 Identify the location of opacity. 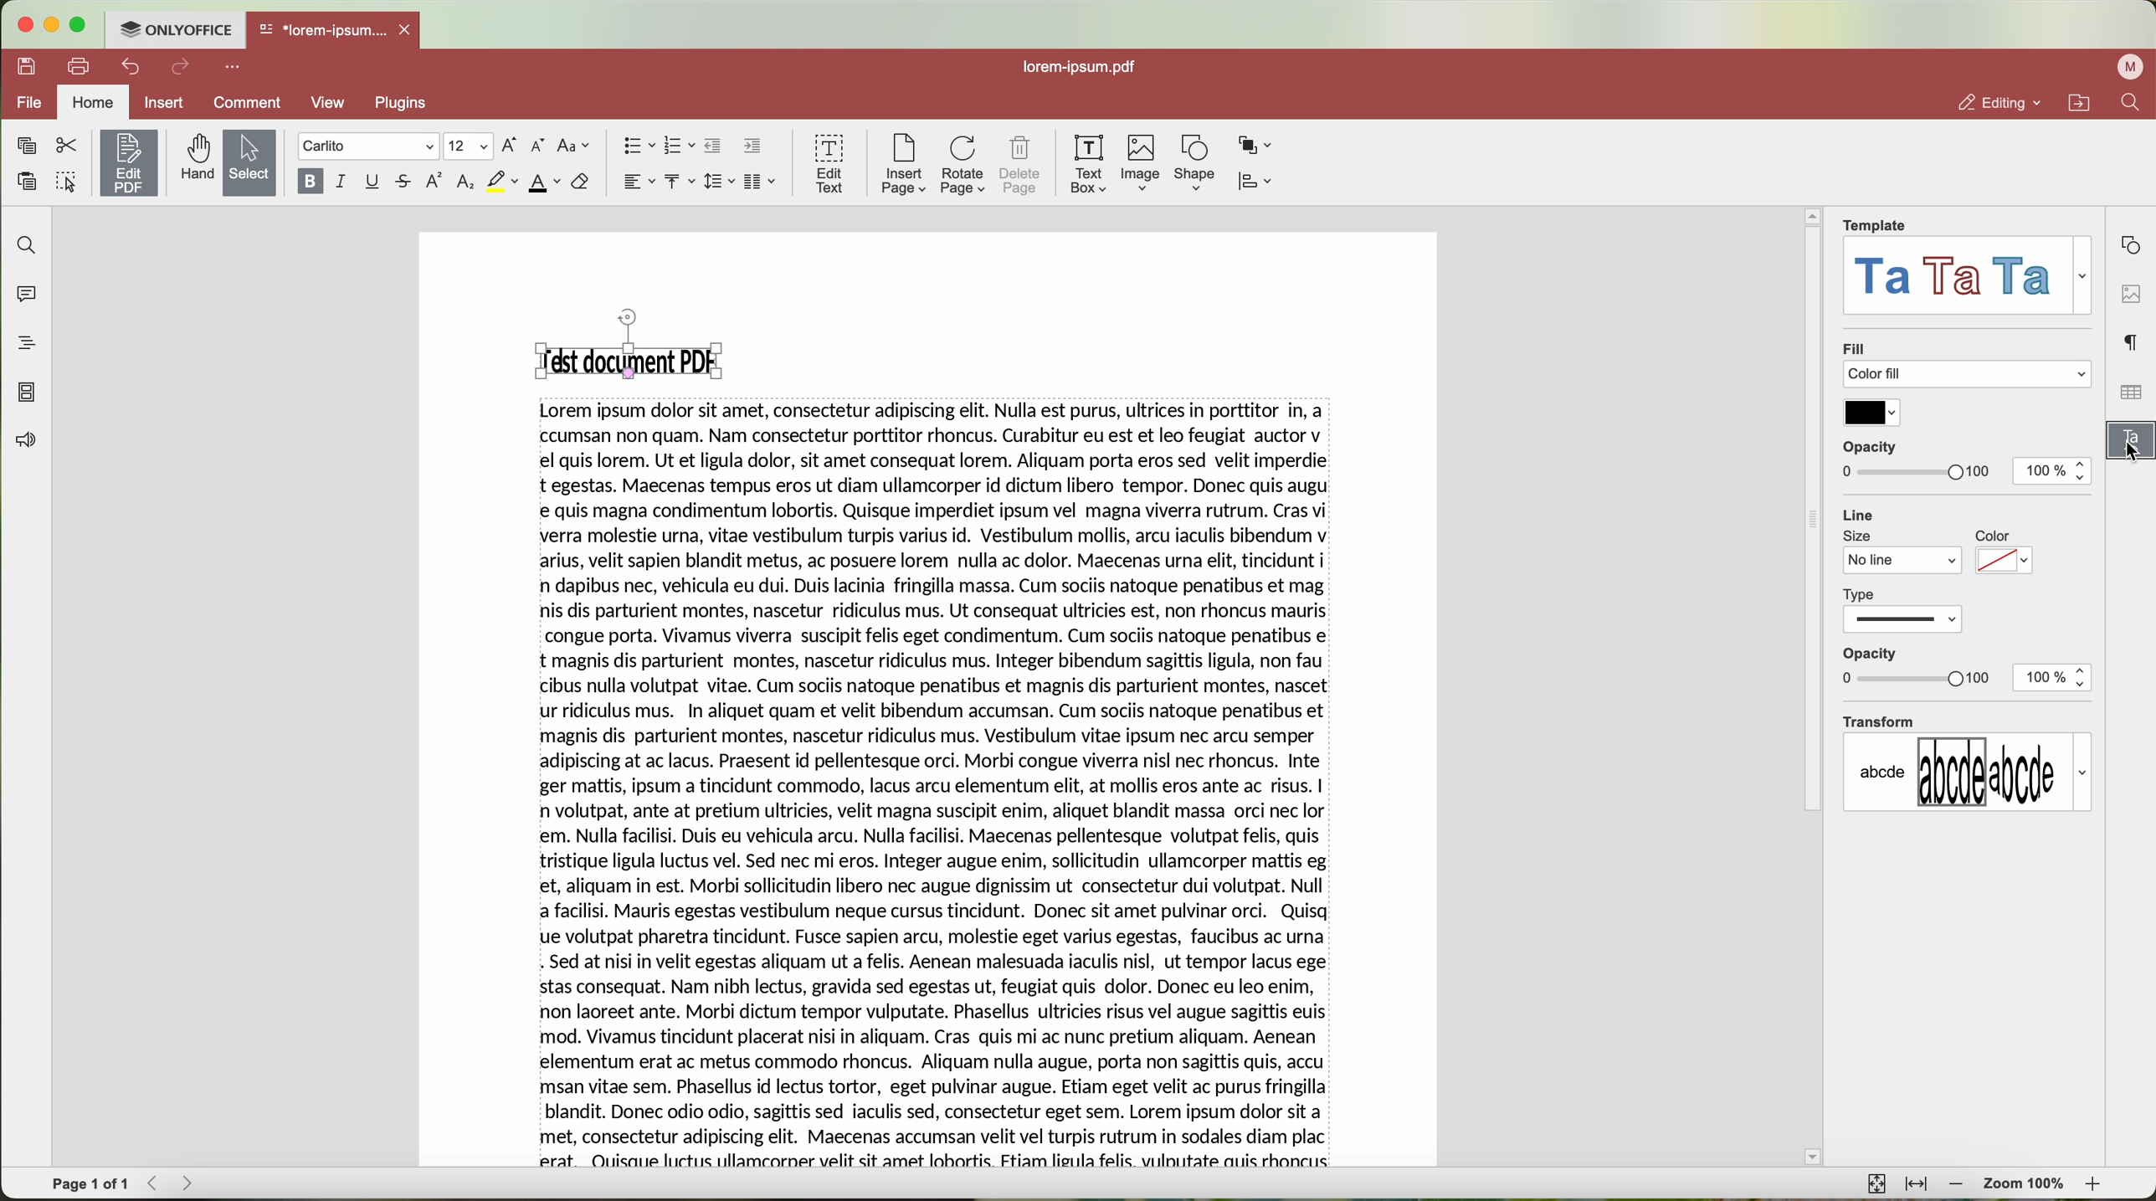
(1916, 459).